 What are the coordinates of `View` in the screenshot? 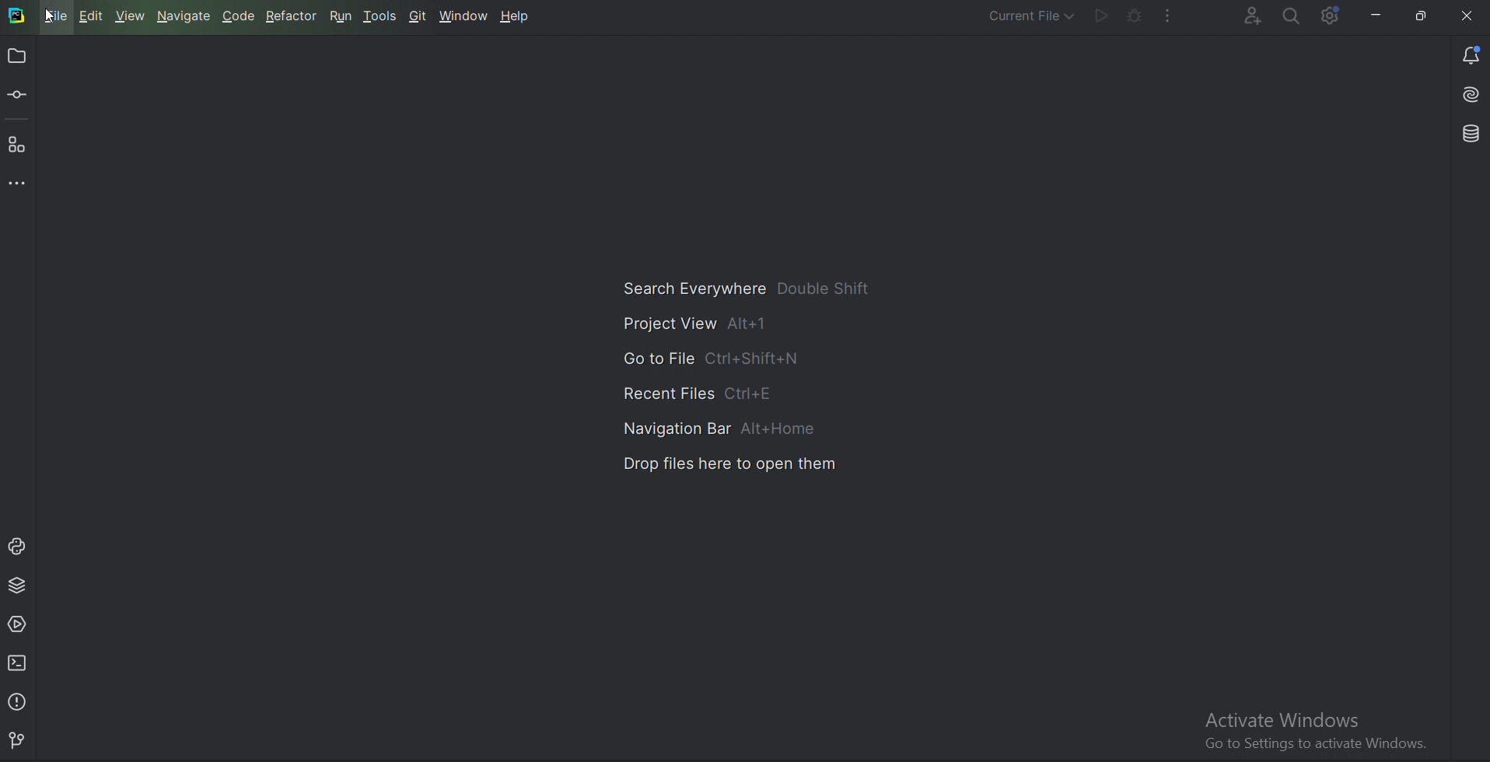 It's located at (131, 16).